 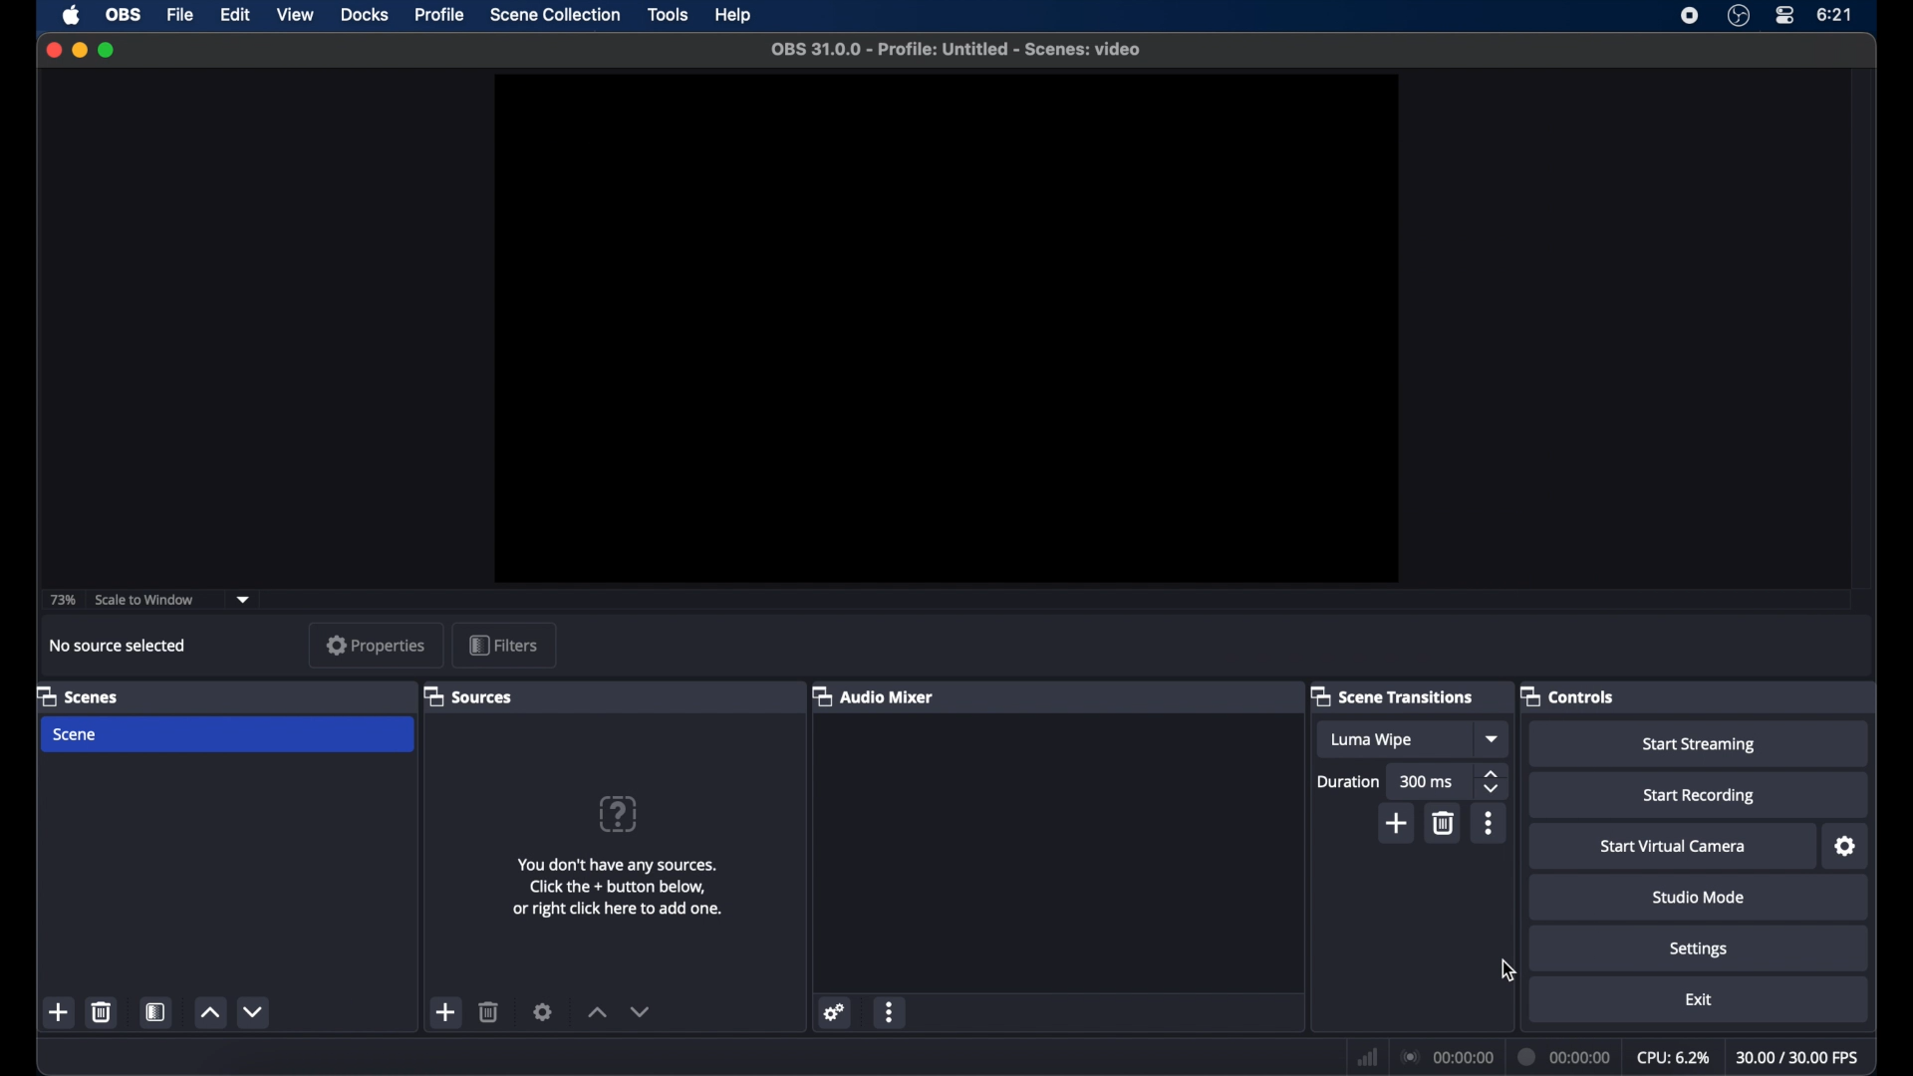 I want to click on audio mixer, so click(x=873, y=695).